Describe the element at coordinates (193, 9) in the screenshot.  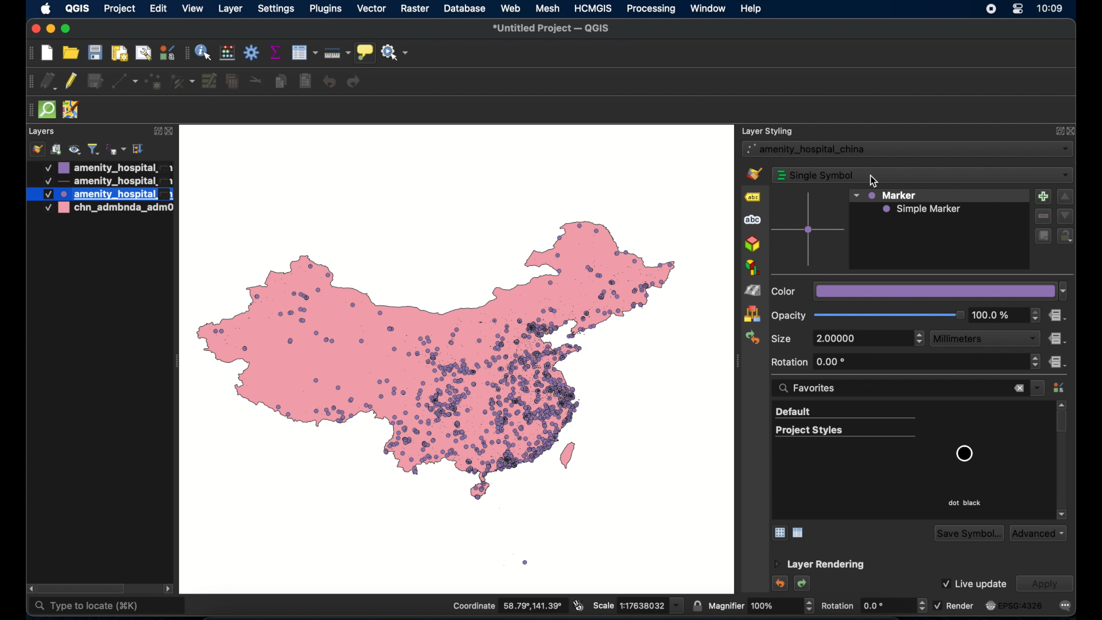
I see `view` at that location.